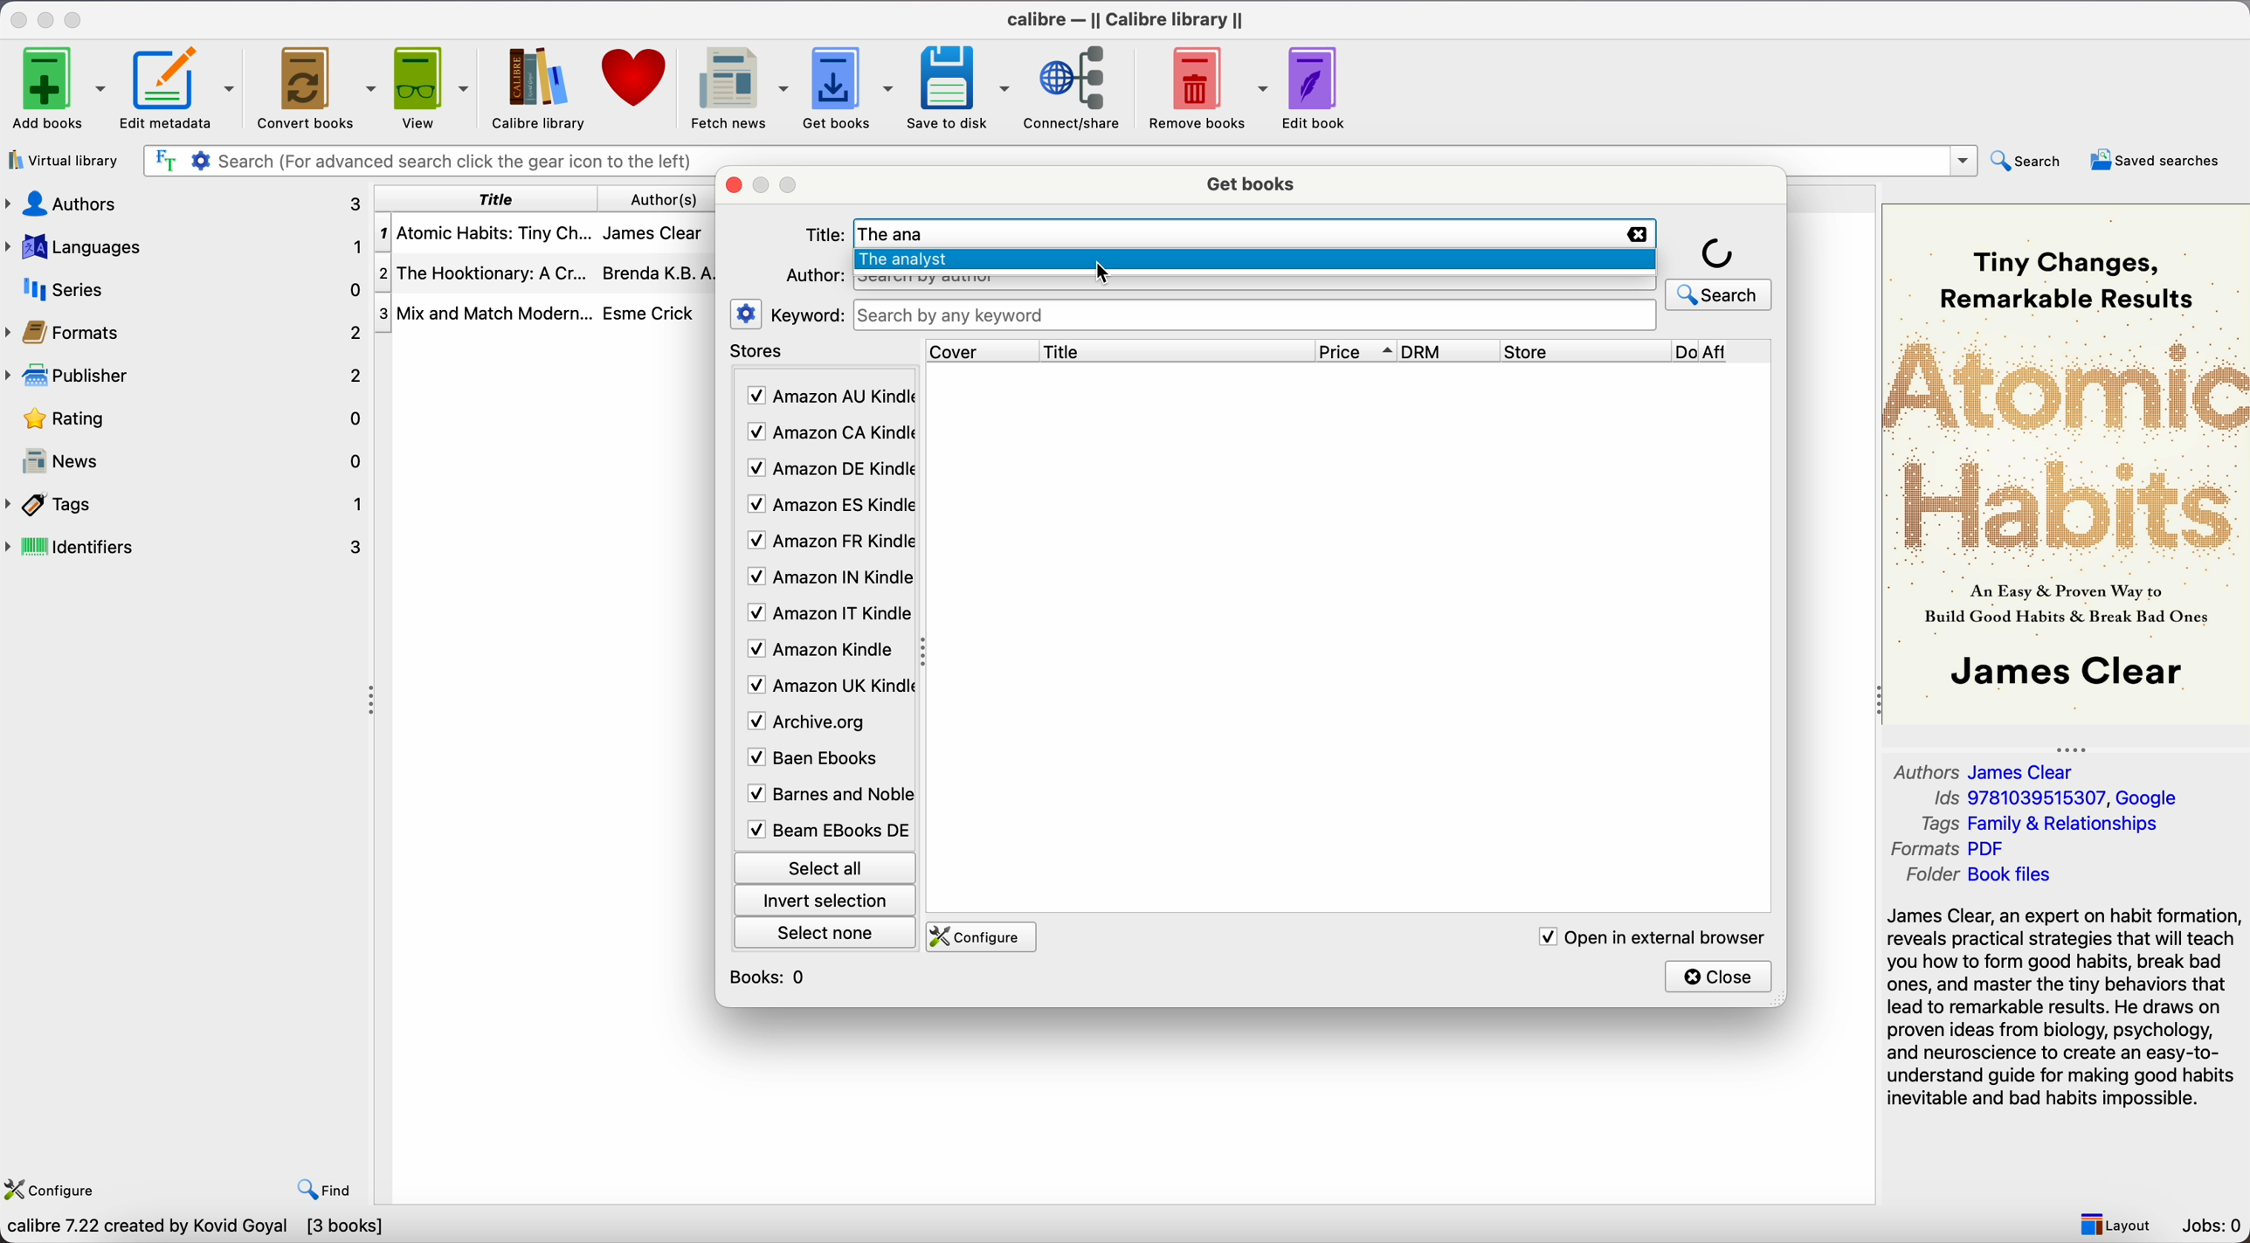  What do you see at coordinates (825, 688) in the screenshot?
I see `Amazon UK Kindle` at bounding box center [825, 688].